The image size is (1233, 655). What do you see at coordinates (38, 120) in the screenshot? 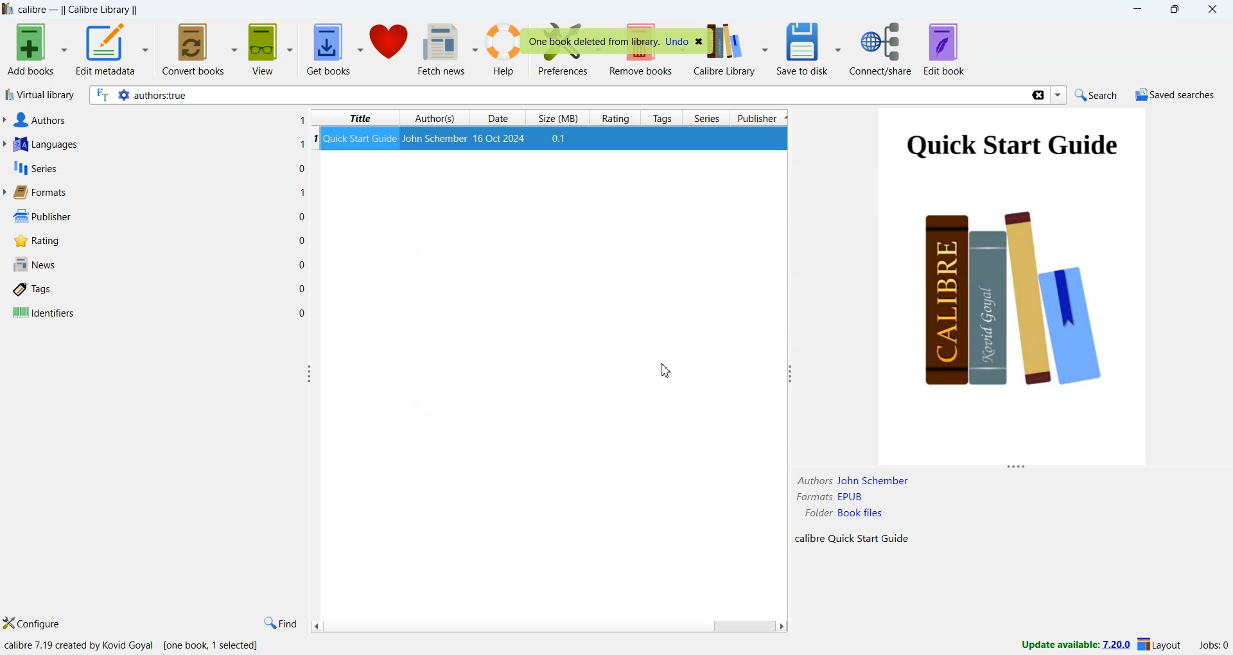
I see `authors` at bounding box center [38, 120].